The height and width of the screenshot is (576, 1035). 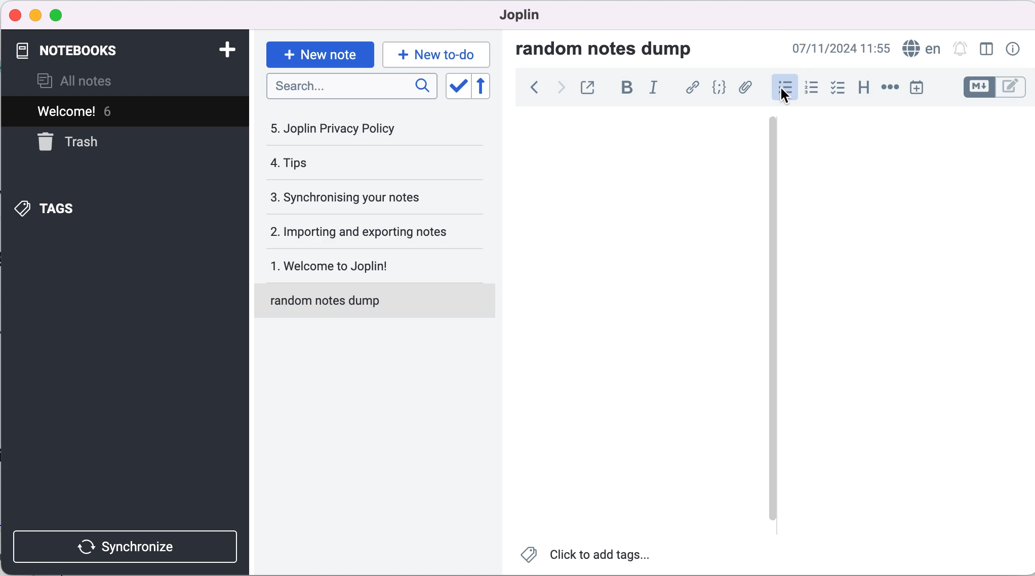 What do you see at coordinates (363, 198) in the screenshot?
I see `synchronising your notes` at bounding box center [363, 198].